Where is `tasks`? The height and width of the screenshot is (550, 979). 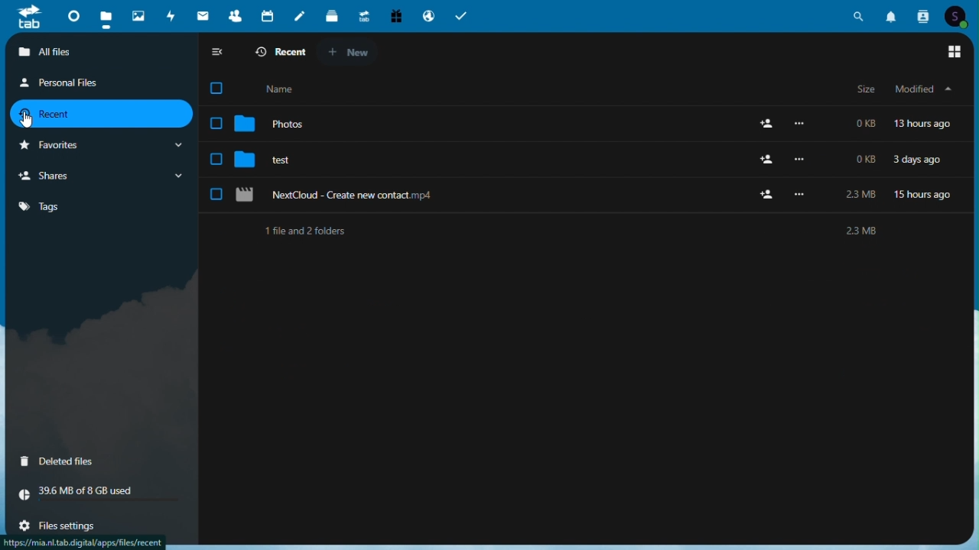
tasks is located at coordinates (463, 16).